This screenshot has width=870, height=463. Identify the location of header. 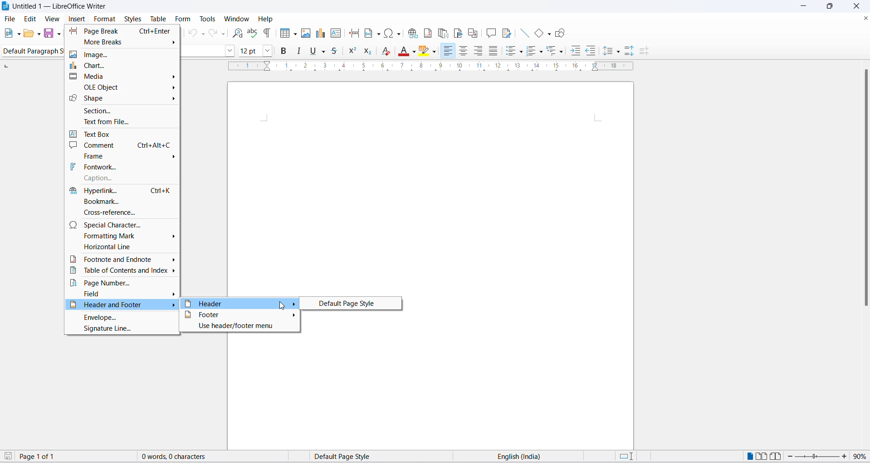
(240, 304).